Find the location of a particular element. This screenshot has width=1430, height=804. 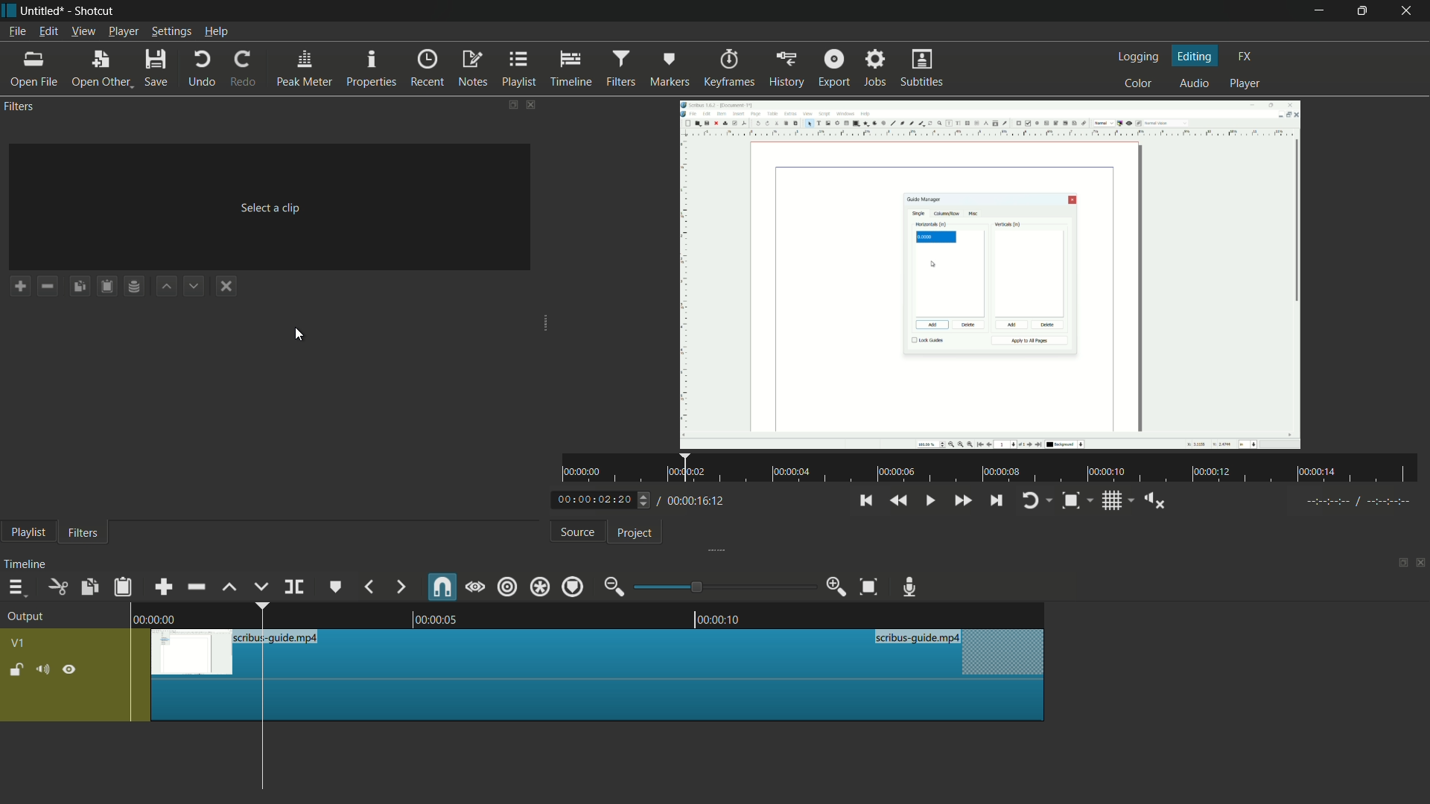

zoom in is located at coordinates (835, 587).